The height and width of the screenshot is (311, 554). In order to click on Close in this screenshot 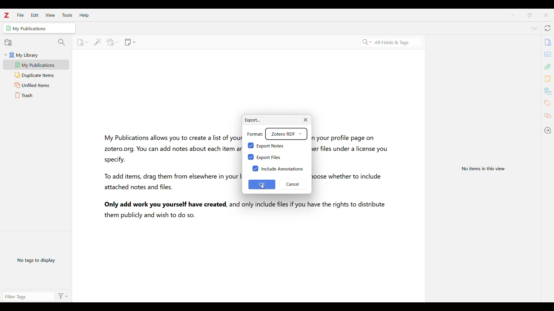, I will do `click(305, 120)`.